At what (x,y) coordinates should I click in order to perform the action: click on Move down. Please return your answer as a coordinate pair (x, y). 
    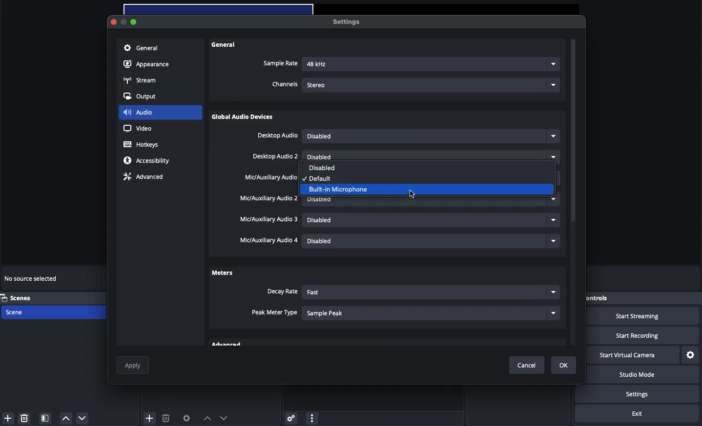
    Looking at the image, I should click on (224, 418).